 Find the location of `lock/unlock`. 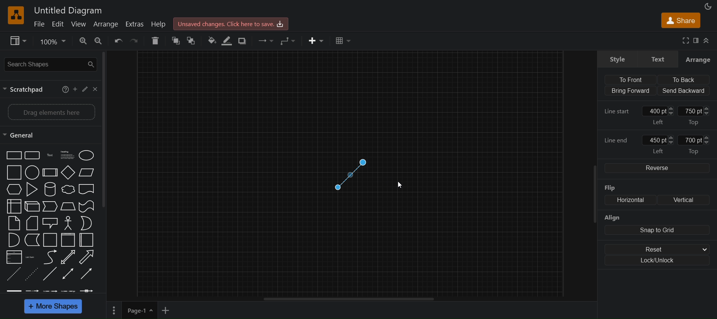

lock/unlock is located at coordinates (659, 262).